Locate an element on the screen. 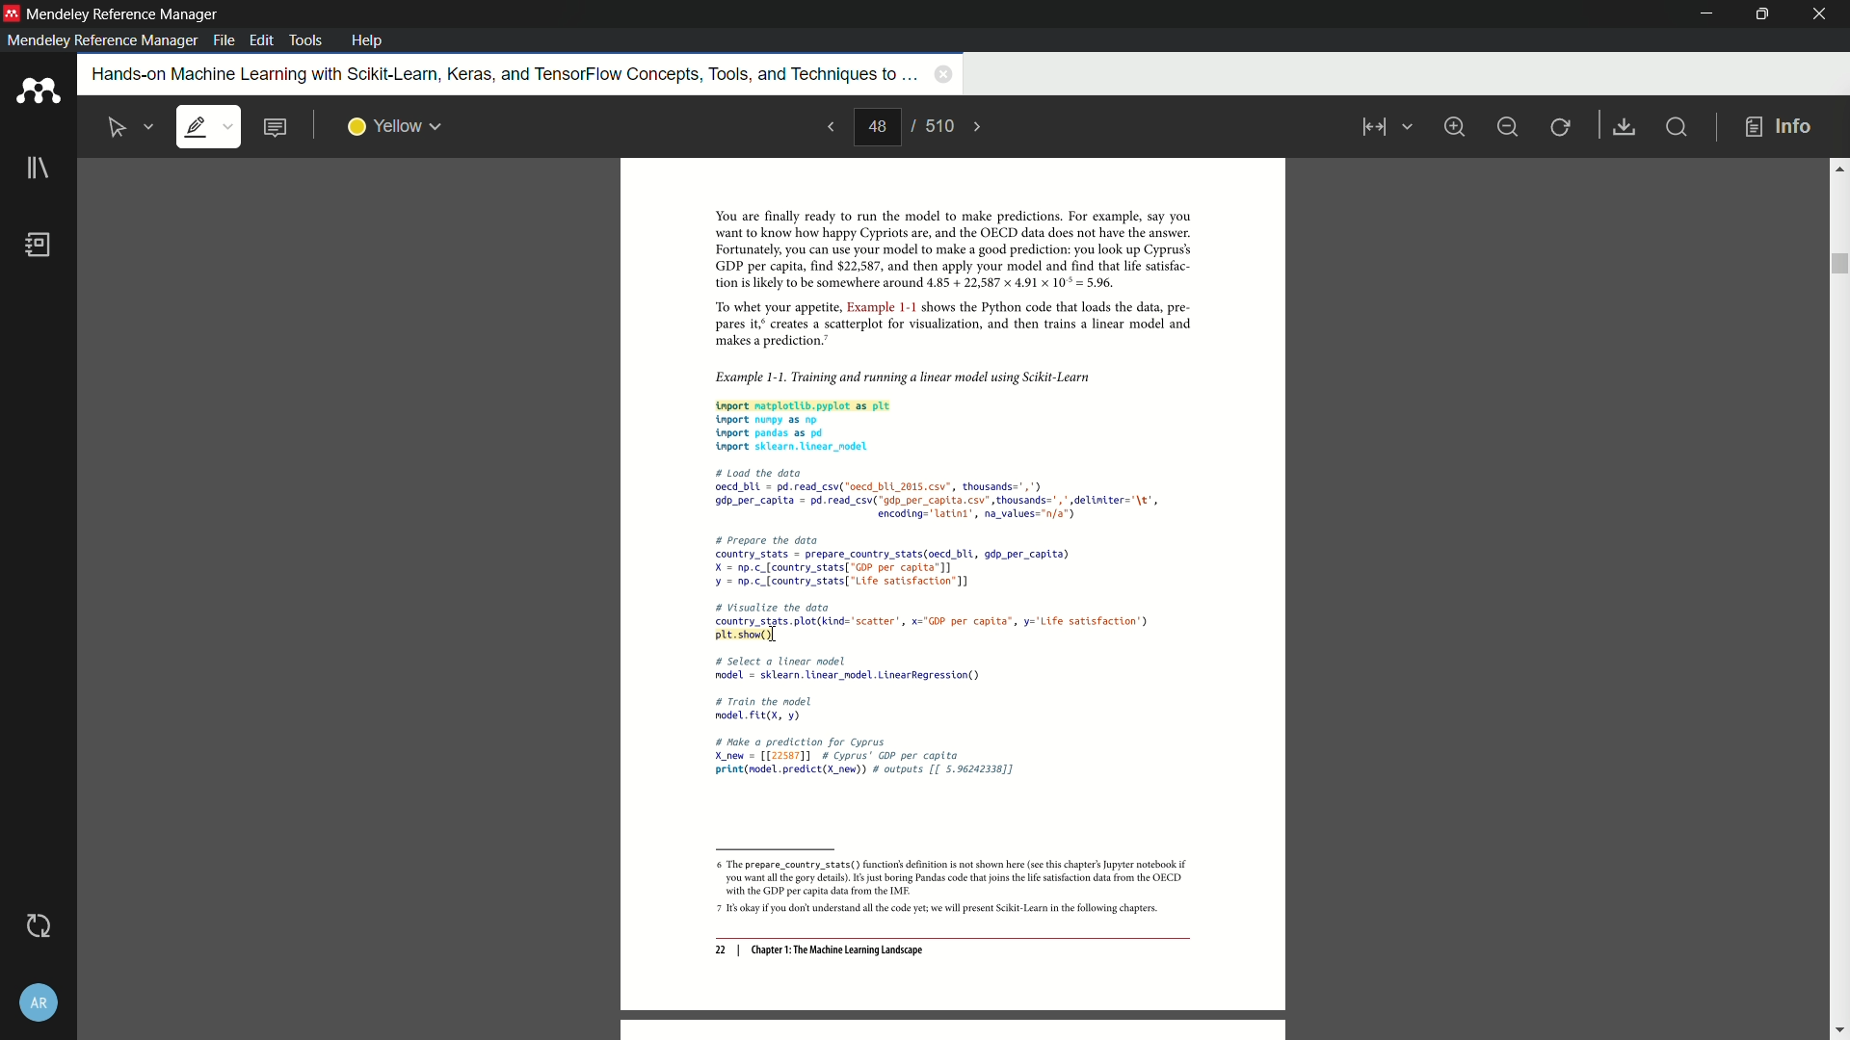 The height and width of the screenshot is (1040, 1850). zoom in is located at coordinates (1453, 126).